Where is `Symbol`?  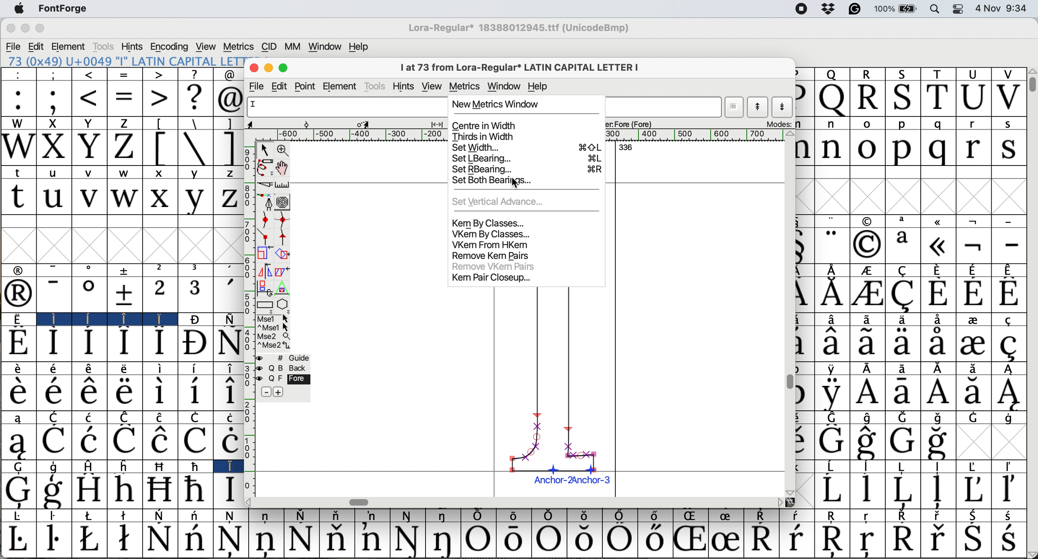 Symbol is located at coordinates (54, 343).